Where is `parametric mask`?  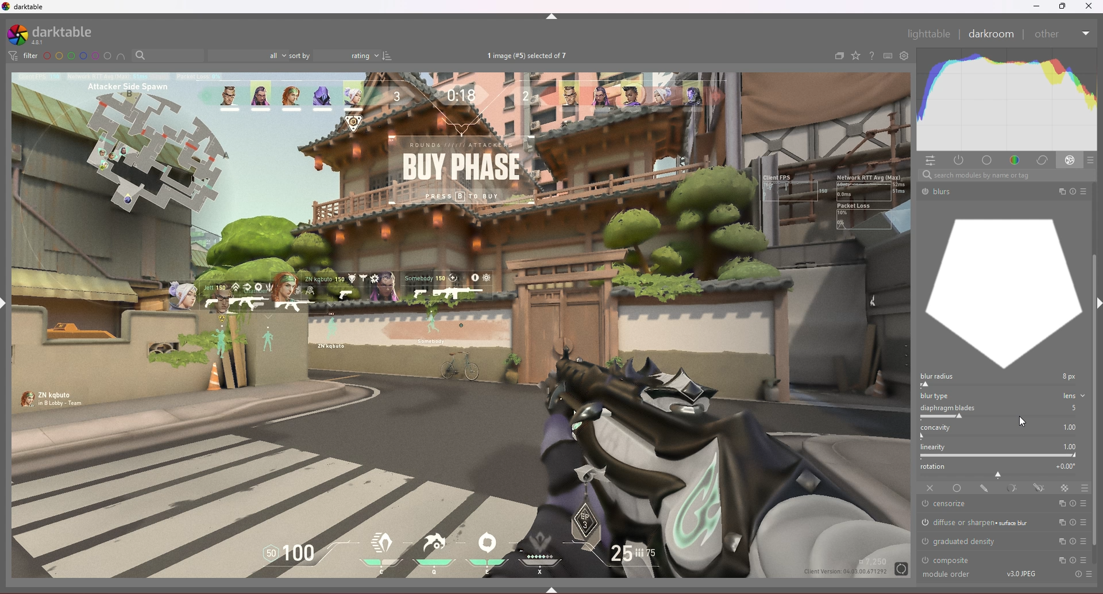 parametric mask is located at coordinates (1013, 488).